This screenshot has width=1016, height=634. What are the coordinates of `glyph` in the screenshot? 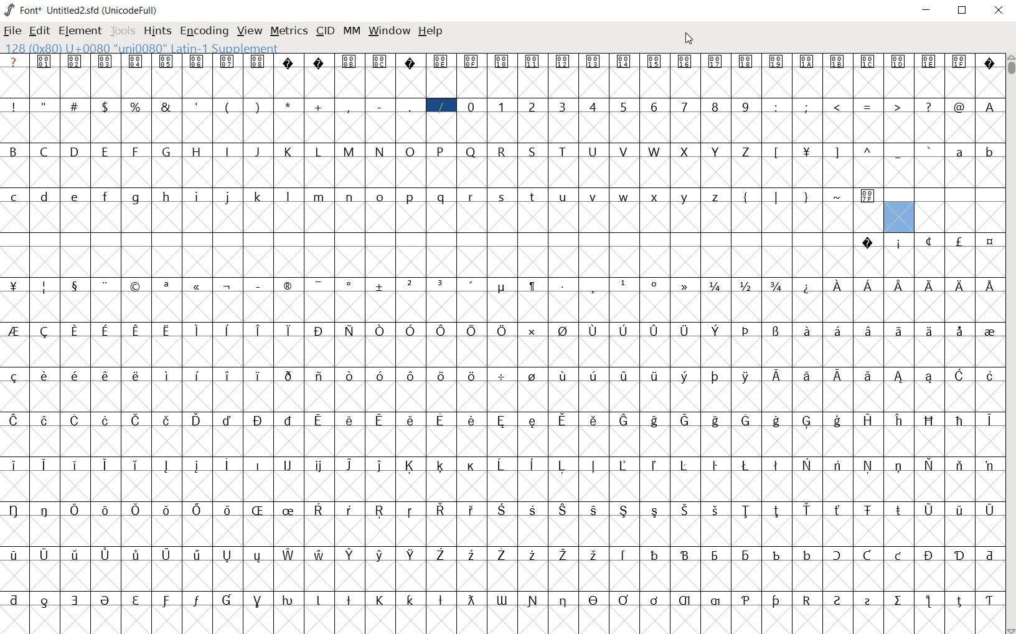 It's located at (380, 286).